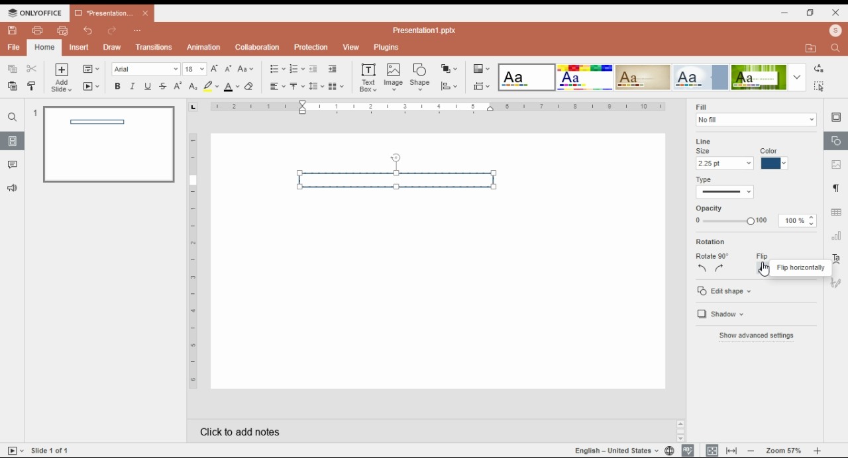  Describe the element at coordinates (193, 87) in the screenshot. I see `subscript` at that location.